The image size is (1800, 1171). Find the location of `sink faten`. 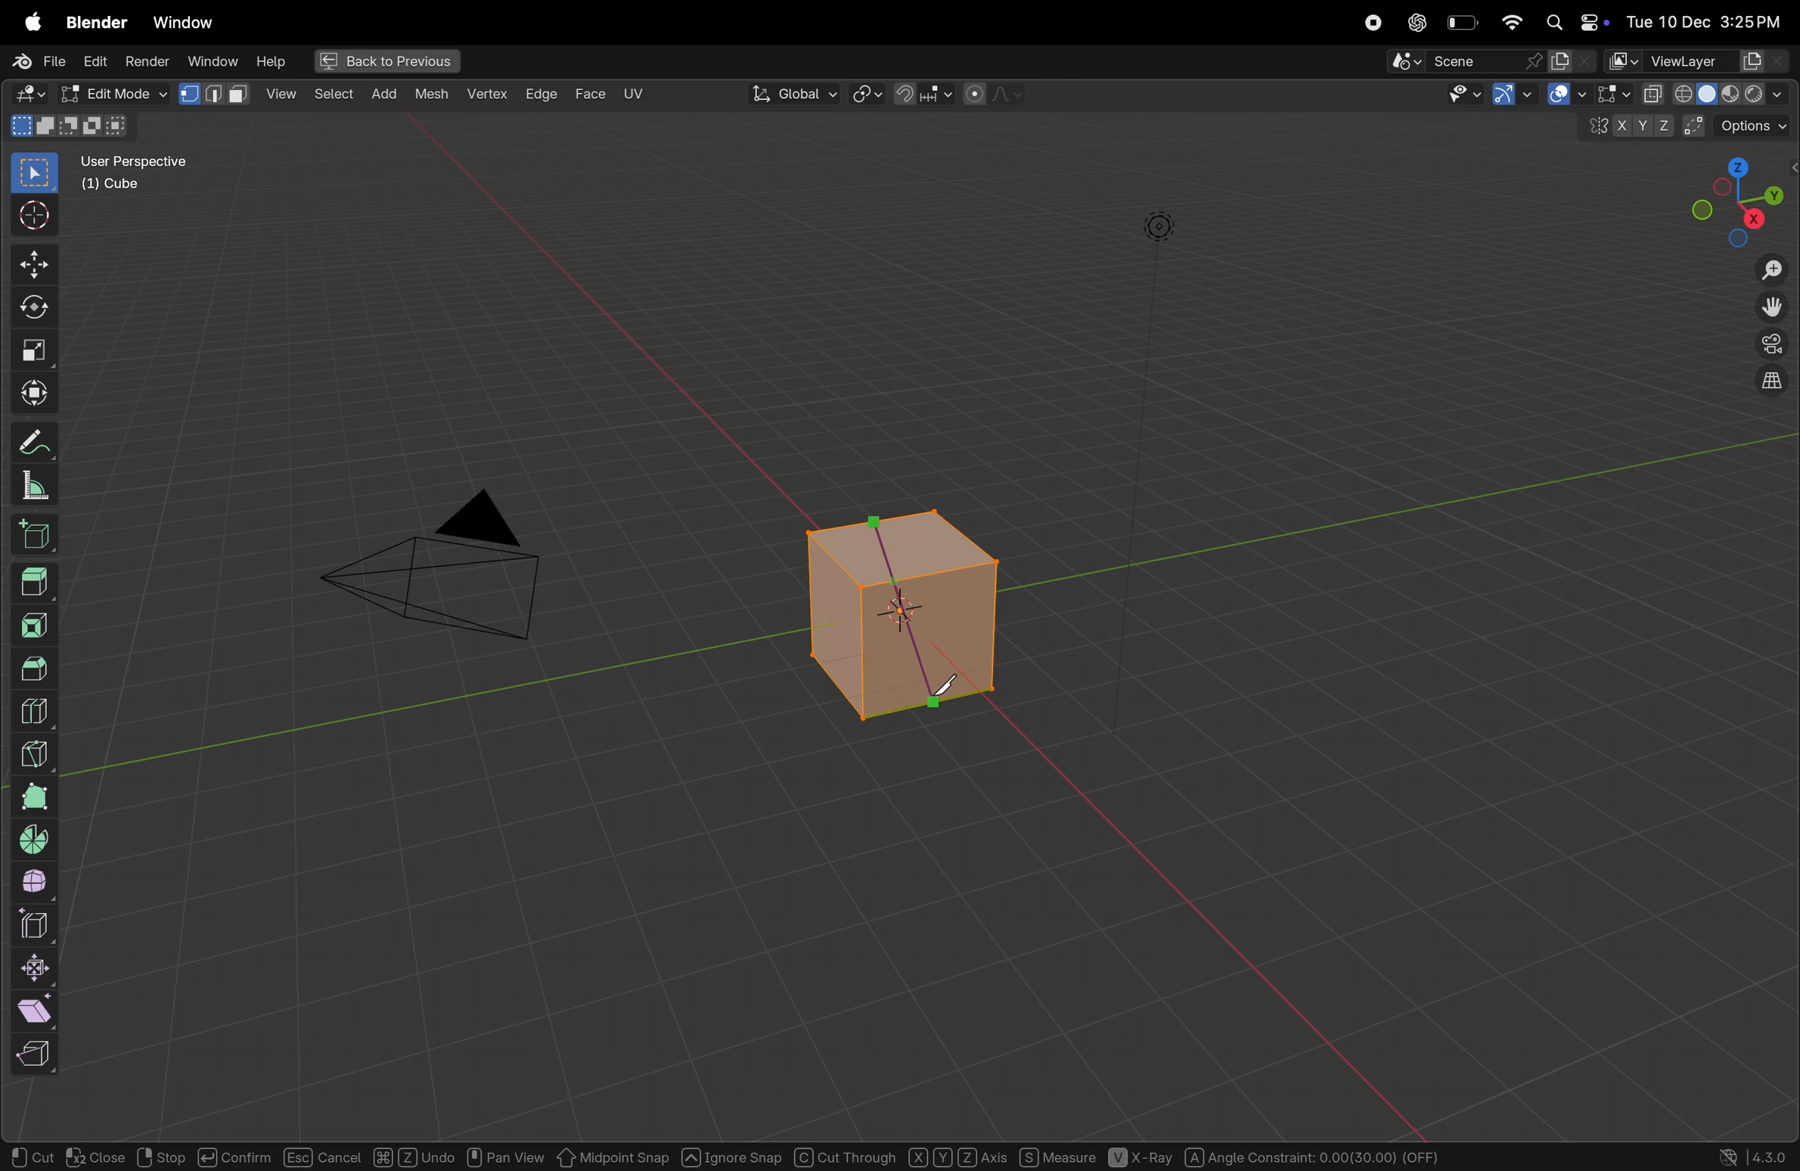

sink faten is located at coordinates (38, 968).